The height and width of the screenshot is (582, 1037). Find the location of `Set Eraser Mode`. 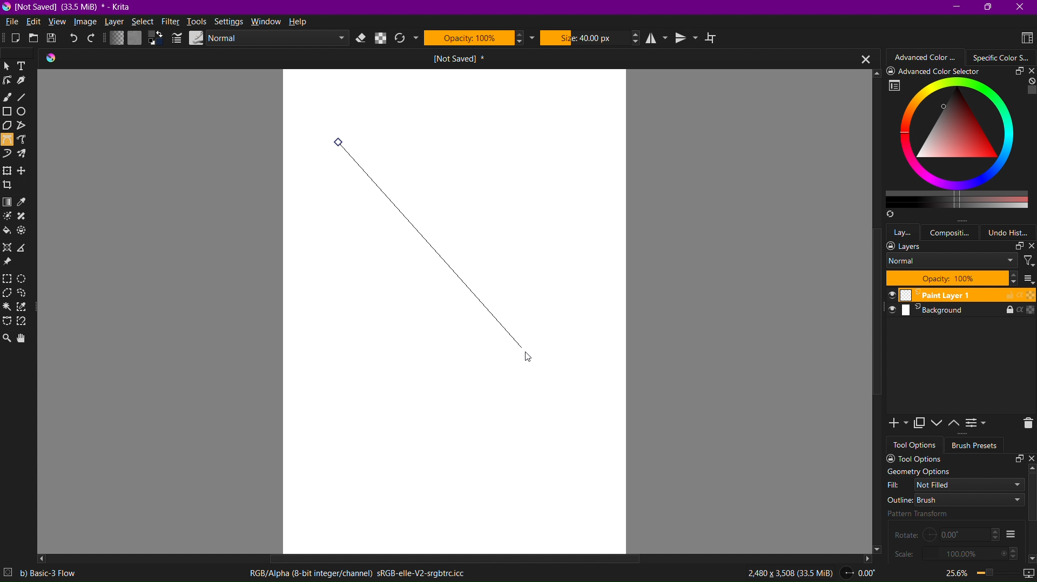

Set Eraser Mode is located at coordinates (362, 38).